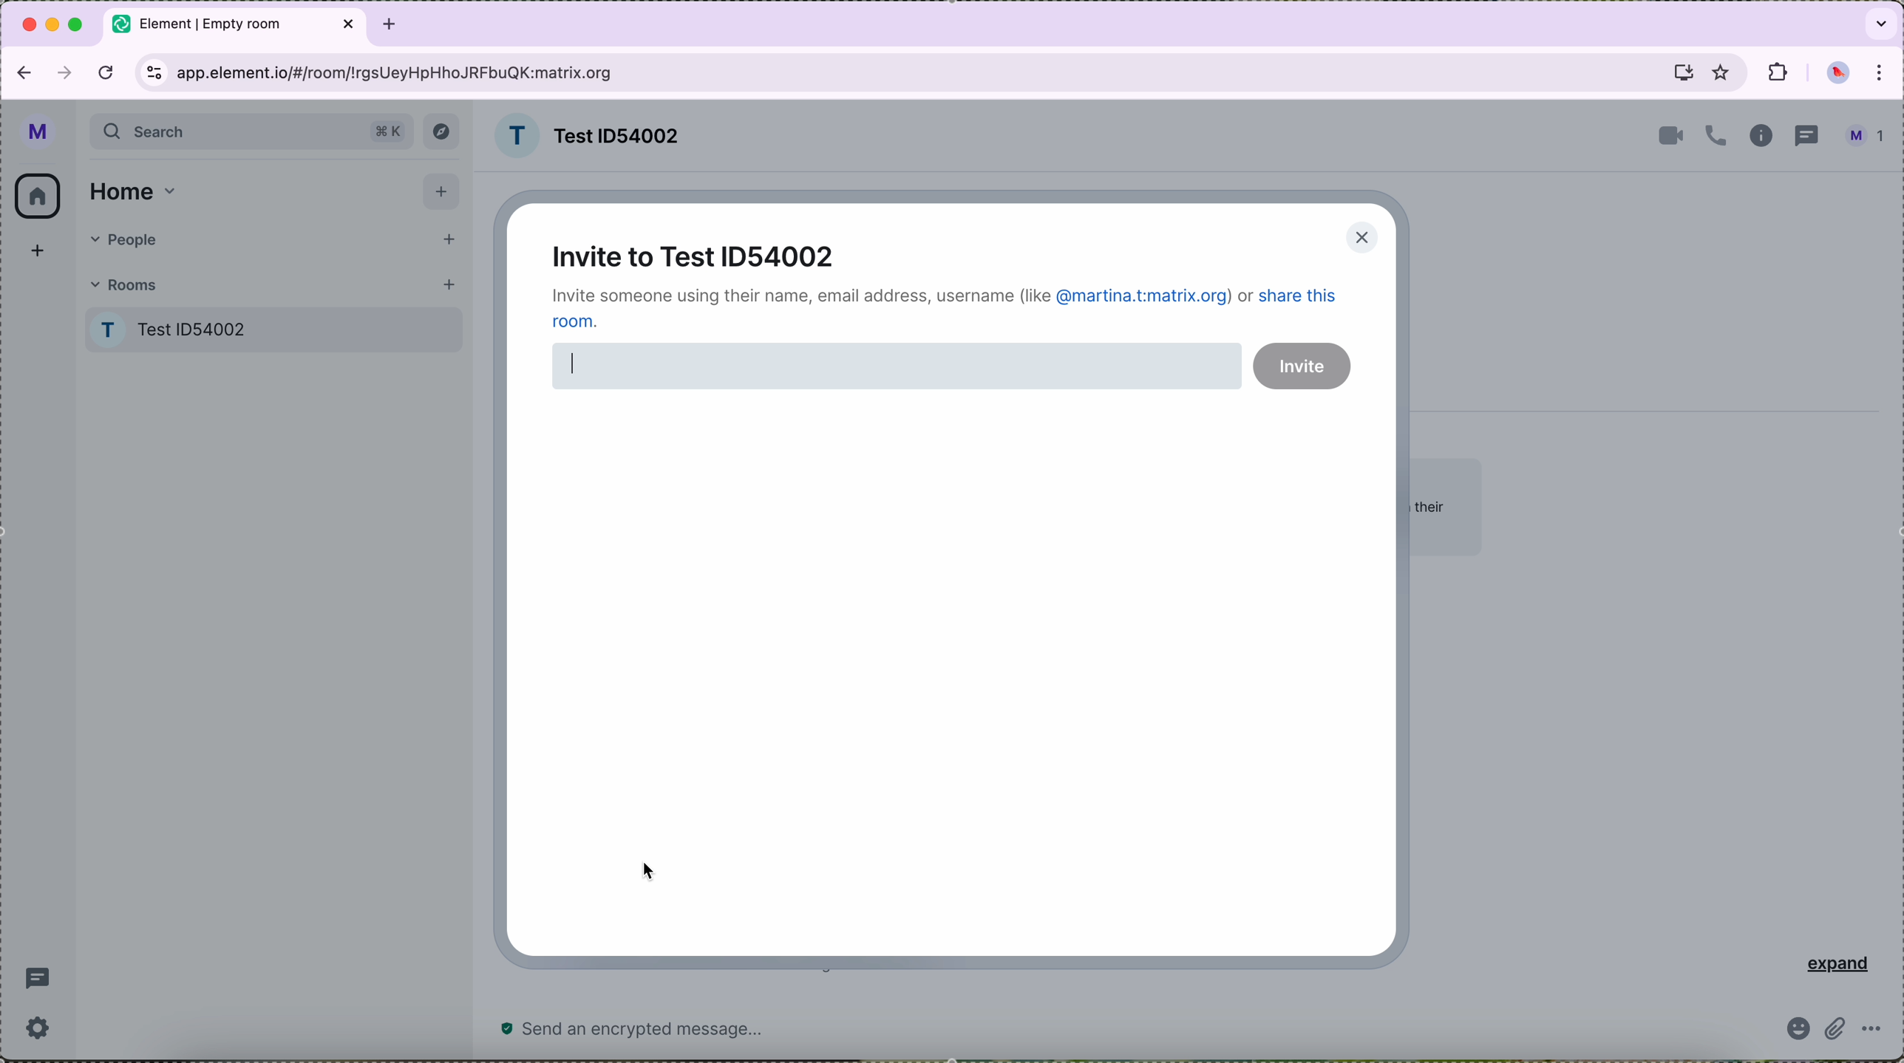 The height and width of the screenshot is (1063, 1904). I want to click on invite button, so click(1303, 366).